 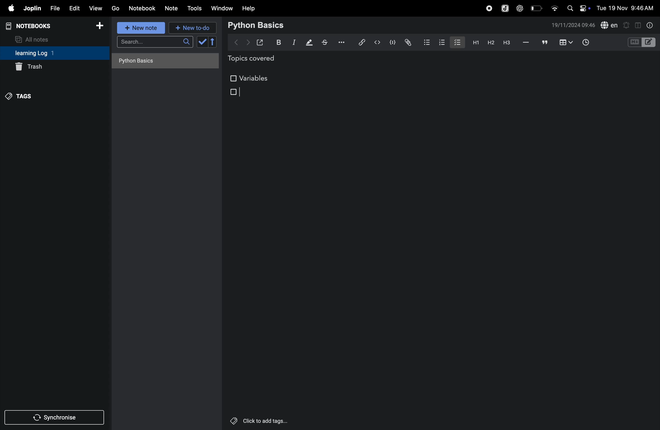 I want to click on click to add tags, so click(x=257, y=420).